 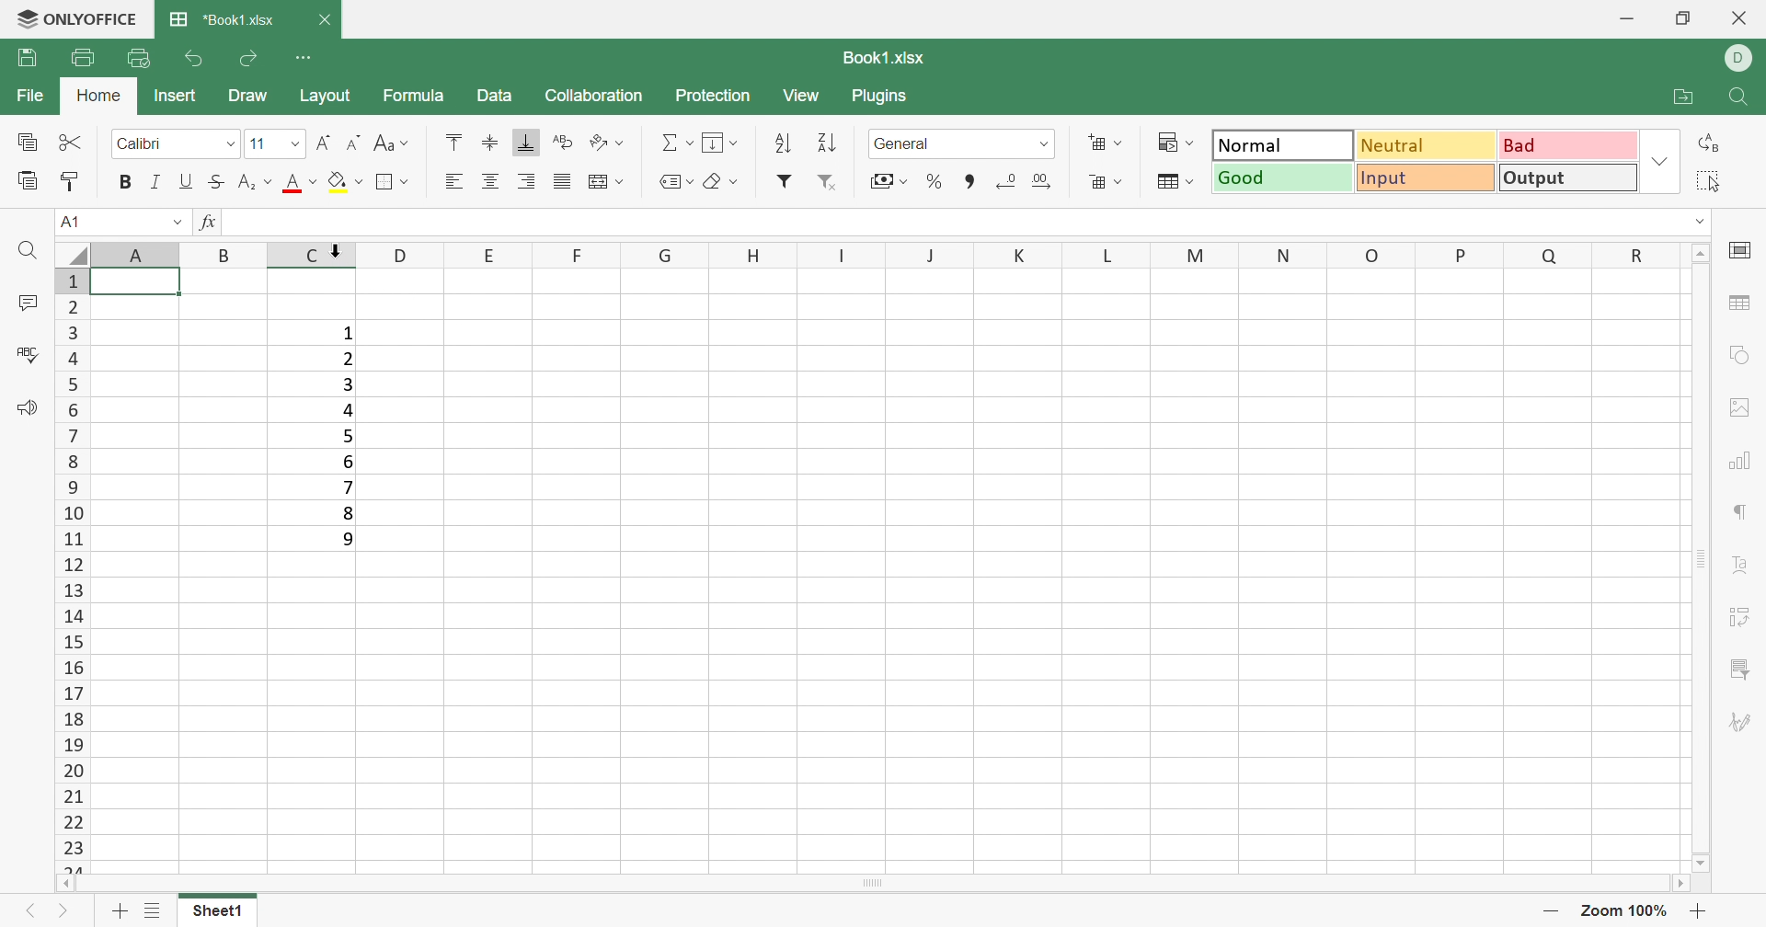 I want to click on Select cursor, so click(x=332, y=245).